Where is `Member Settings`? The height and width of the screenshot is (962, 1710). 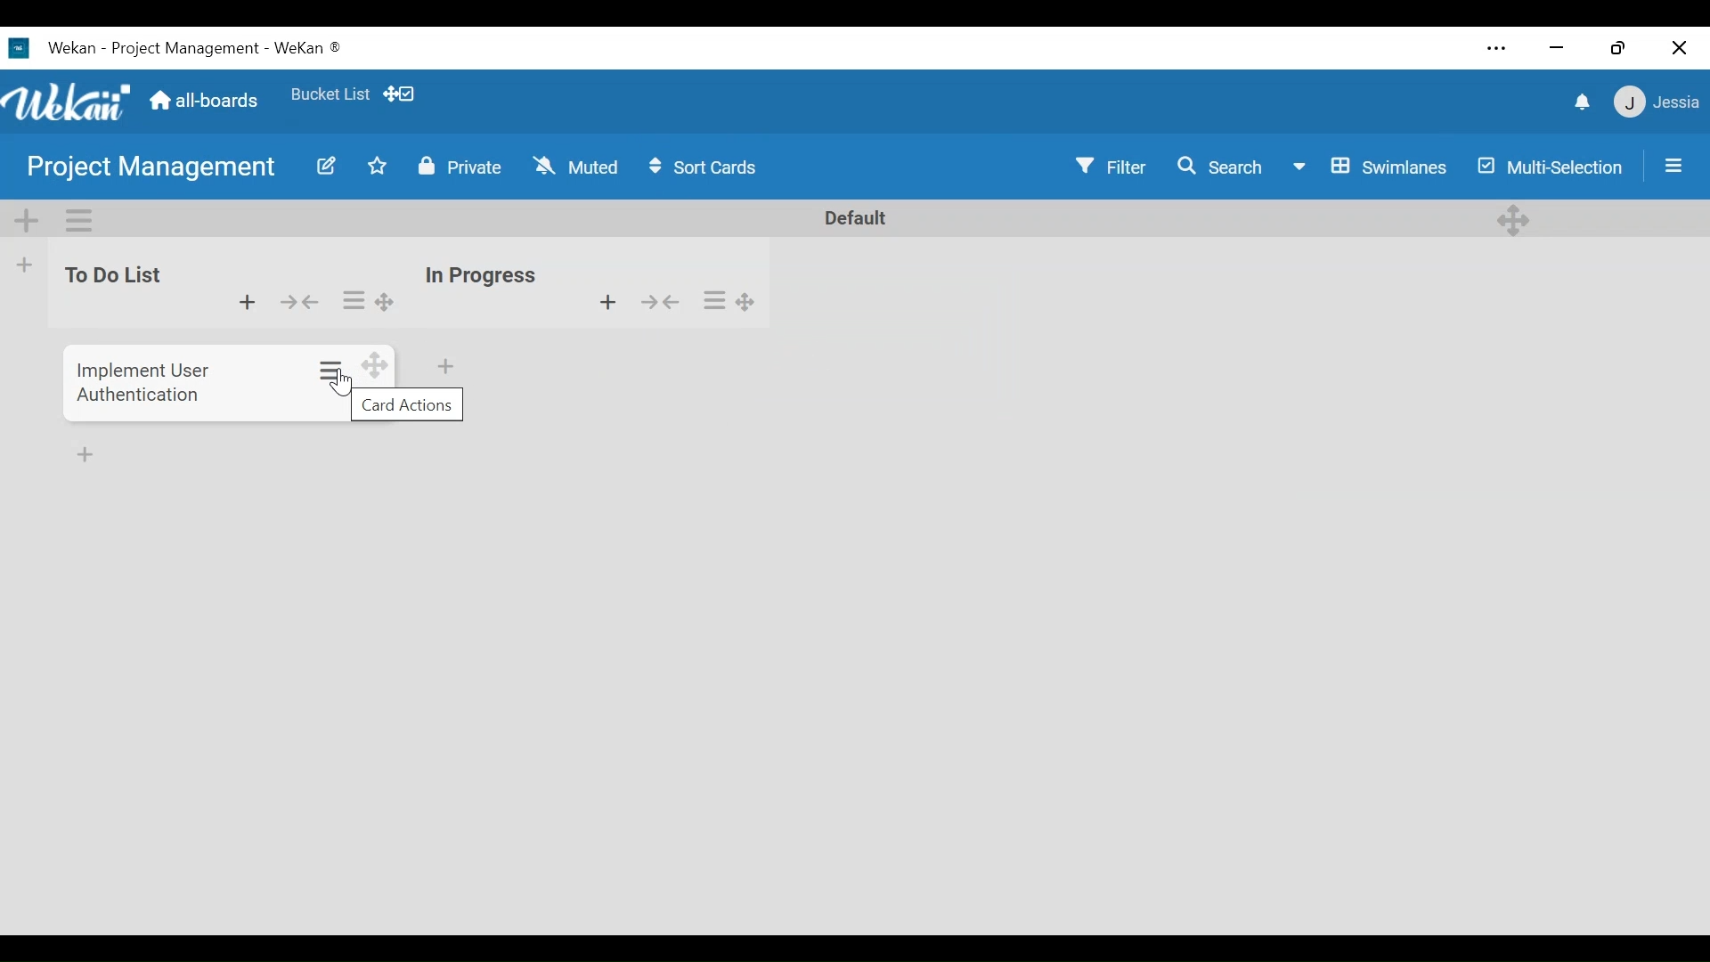 Member Settings is located at coordinates (1658, 102).